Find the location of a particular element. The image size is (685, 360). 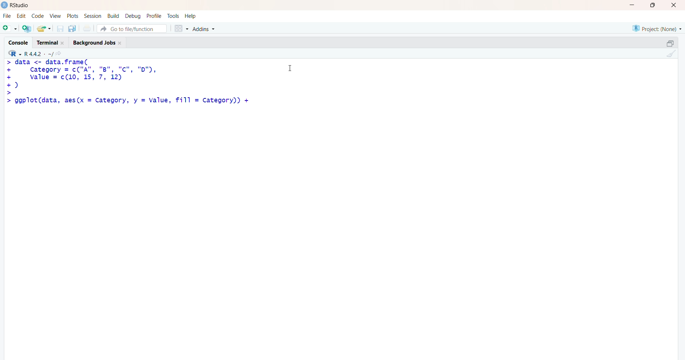

clear console is located at coordinates (670, 53).